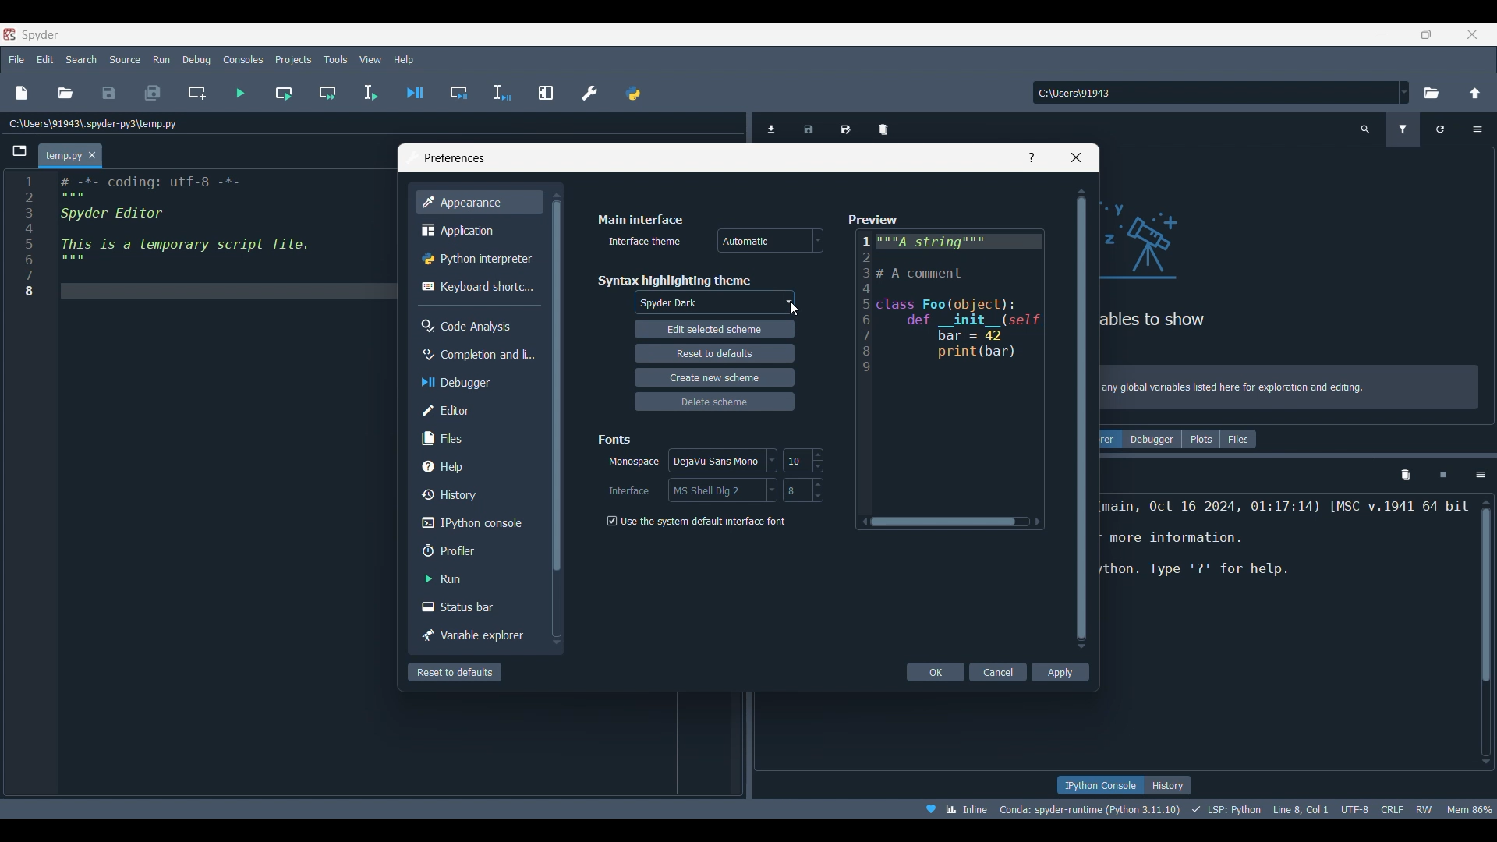 The height and width of the screenshot is (842, 1497). Describe the element at coordinates (82, 59) in the screenshot. I see `Search menu` at that location.